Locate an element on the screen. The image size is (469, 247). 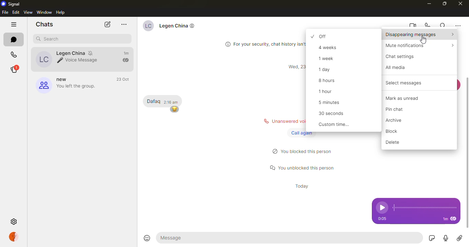
8 hours is located at coordinates (329, 81).